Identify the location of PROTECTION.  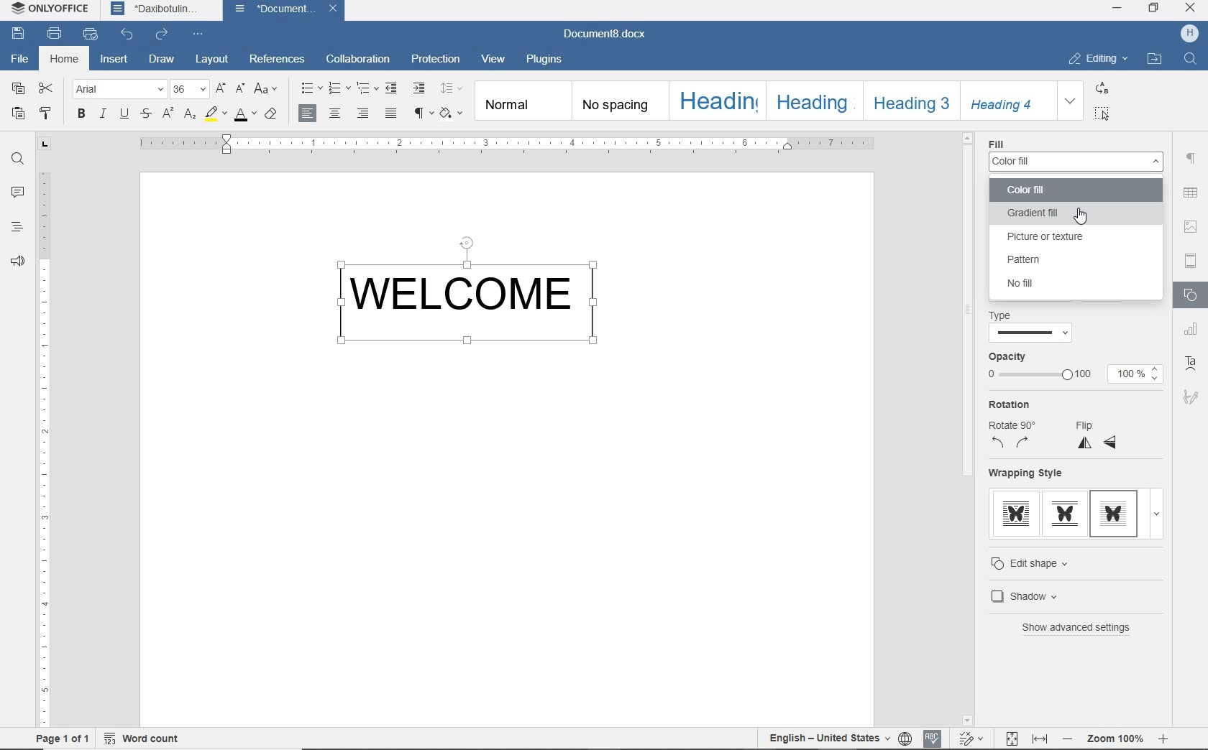
(436, 60).